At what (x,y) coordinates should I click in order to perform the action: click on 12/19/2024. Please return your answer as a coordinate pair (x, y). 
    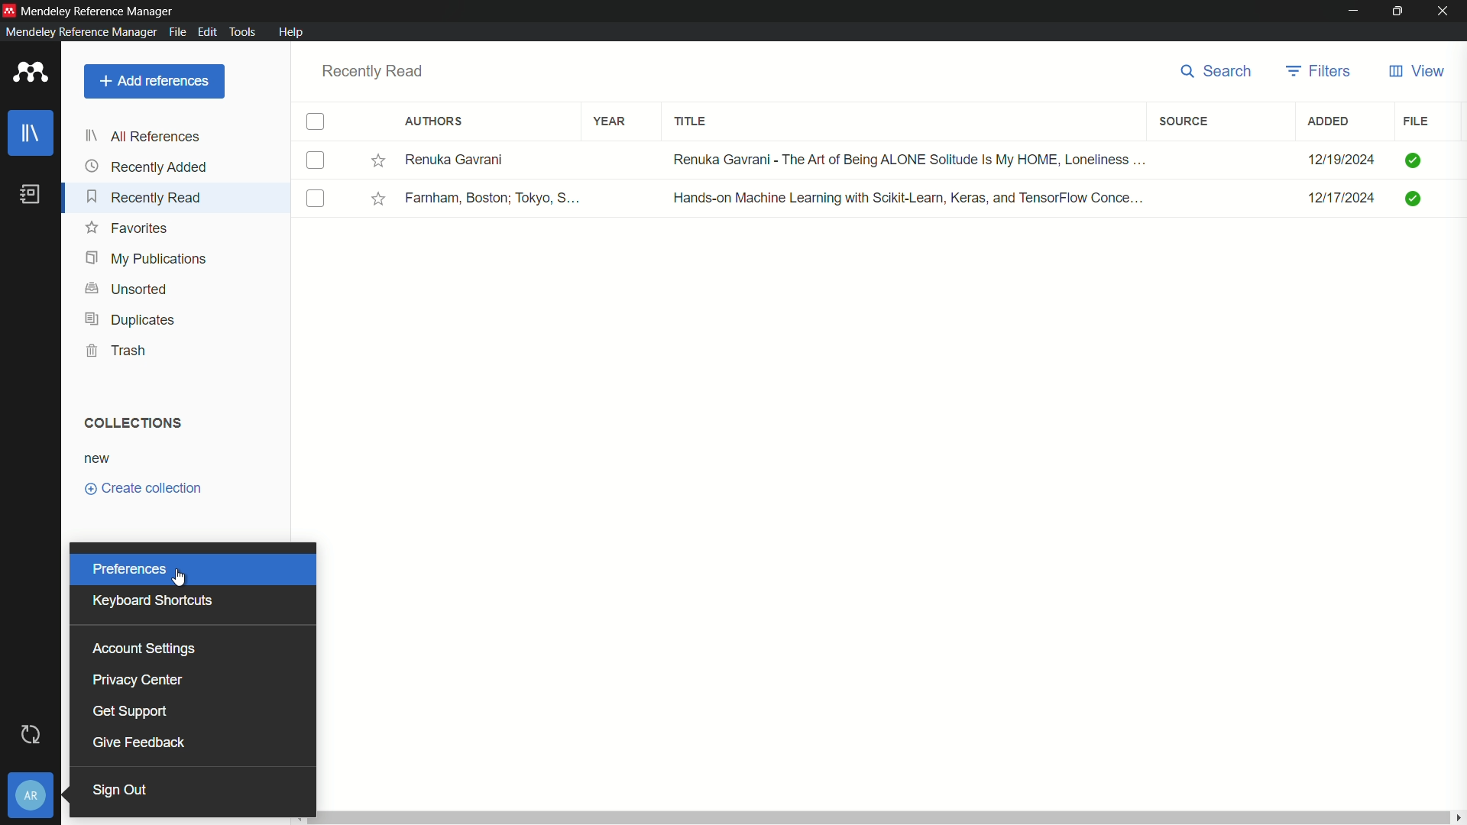
    Looking at the image, I should click on (1342, 160).